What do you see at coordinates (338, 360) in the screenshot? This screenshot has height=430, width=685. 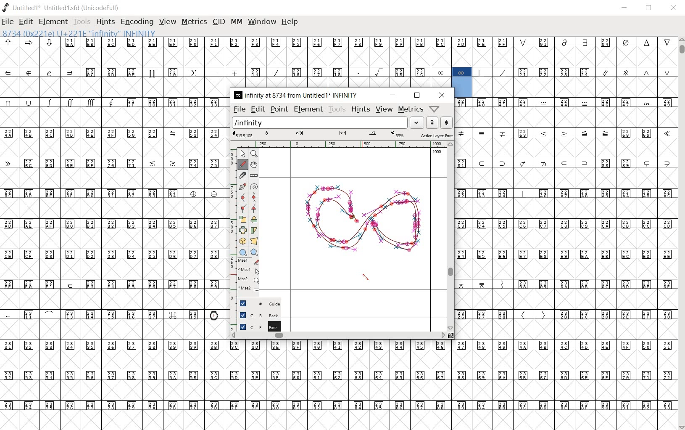 I see `empty glyph slots` at bounding box center [338, 360].